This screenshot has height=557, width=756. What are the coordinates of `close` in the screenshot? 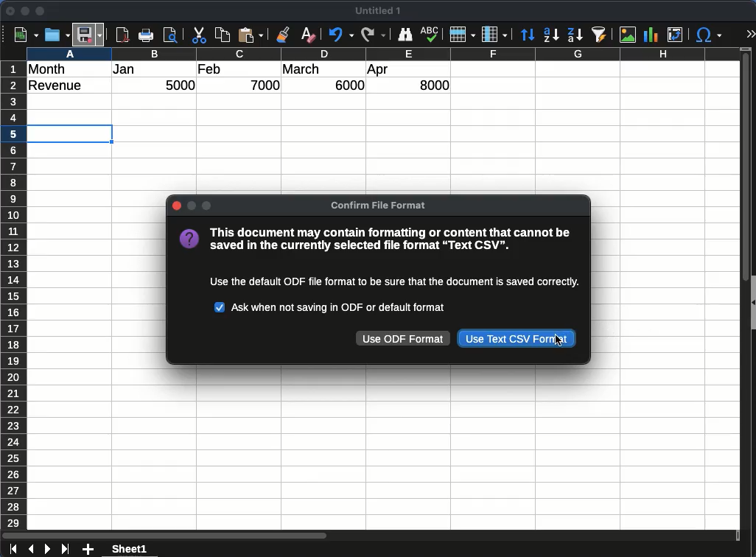 It's located at (176, 206).